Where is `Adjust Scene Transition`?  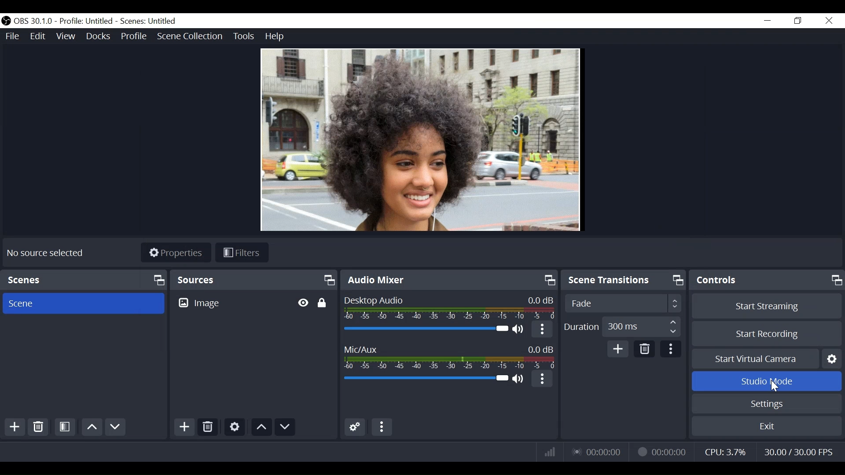
Adjust Scene Transition is located at coordinates (623, 304).